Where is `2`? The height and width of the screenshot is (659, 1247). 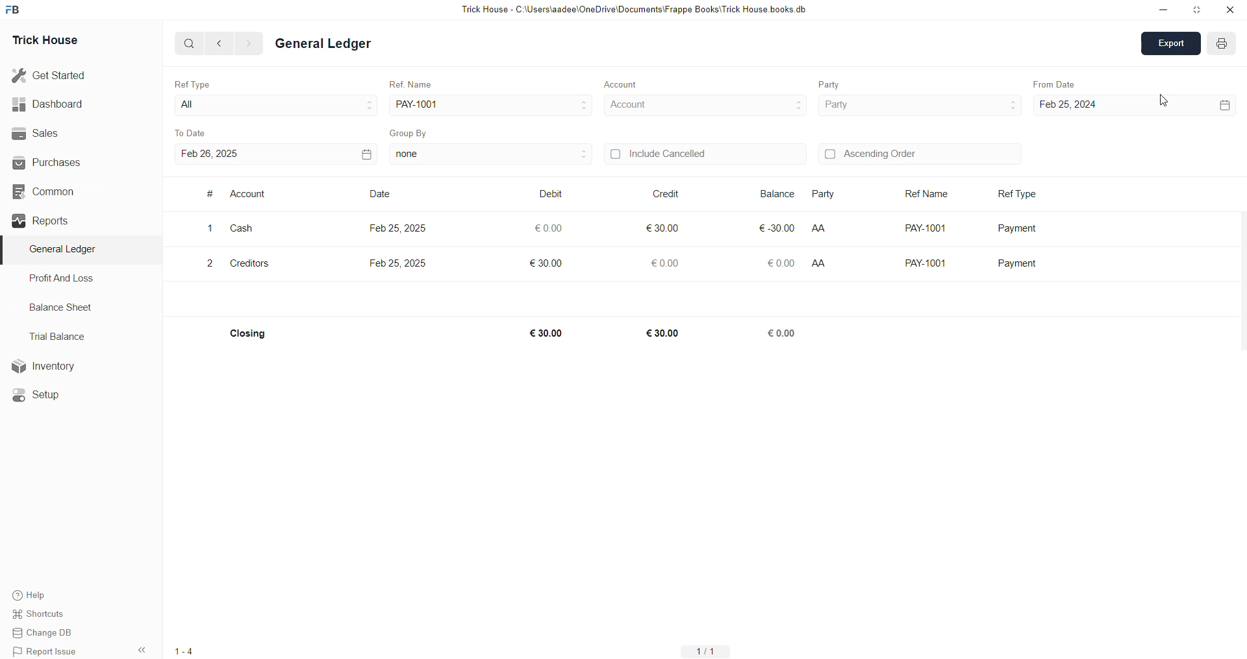 2 is located at coordinates (207, 260).